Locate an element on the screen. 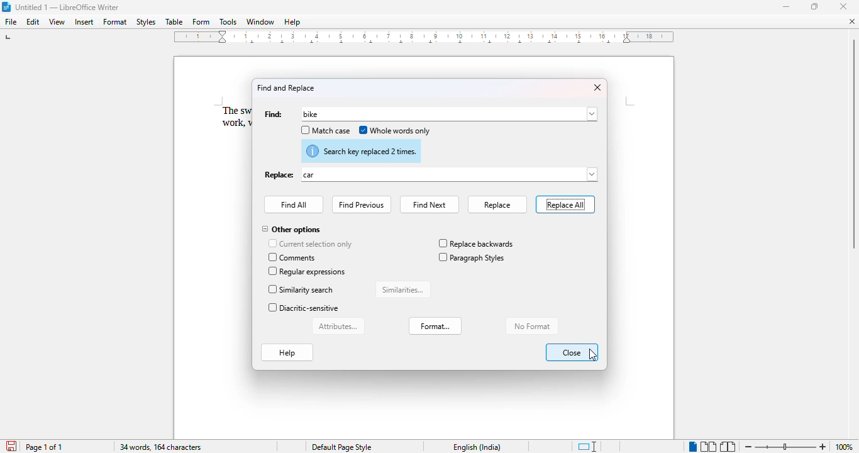 The height and width of the screenshot is (453, 859). save document is located at coordinates (10, 446).